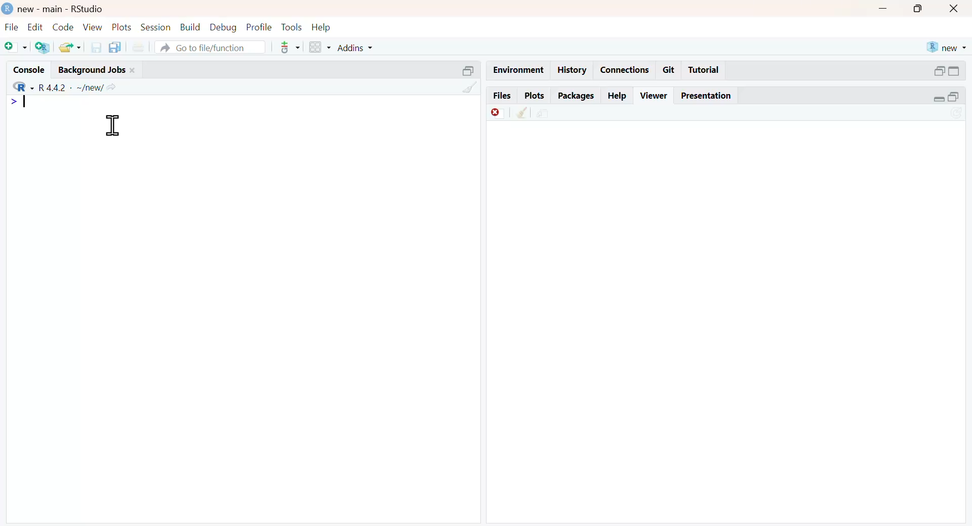  What do you see at coordinates (502, 95) in the screenshot?
I see `files` at bounding box center [502, 95].